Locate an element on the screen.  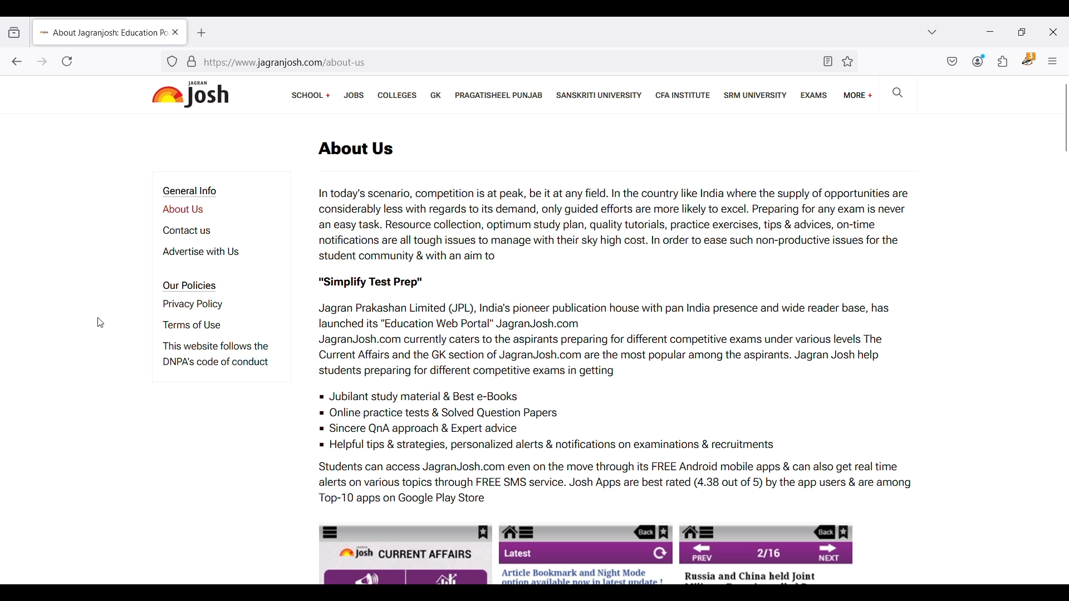
Account is located at coordinates (979, 61).